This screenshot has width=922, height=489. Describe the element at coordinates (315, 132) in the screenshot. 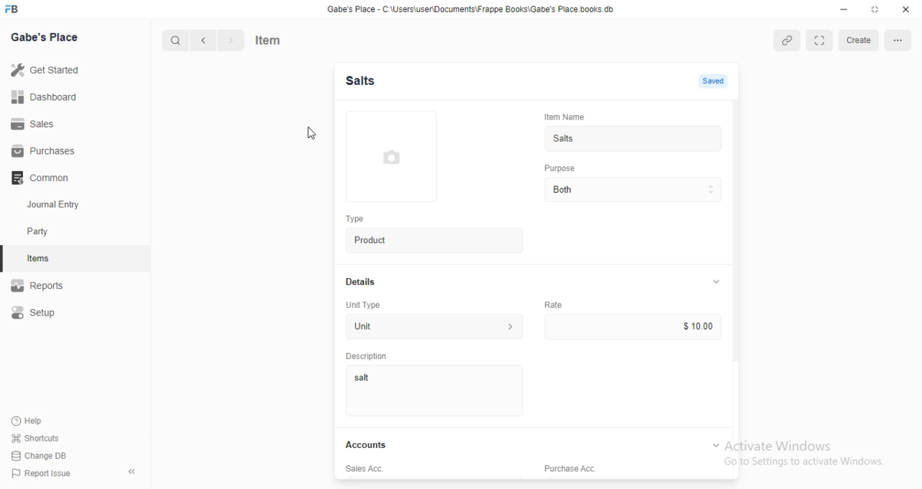

I see `cursor` at that location.